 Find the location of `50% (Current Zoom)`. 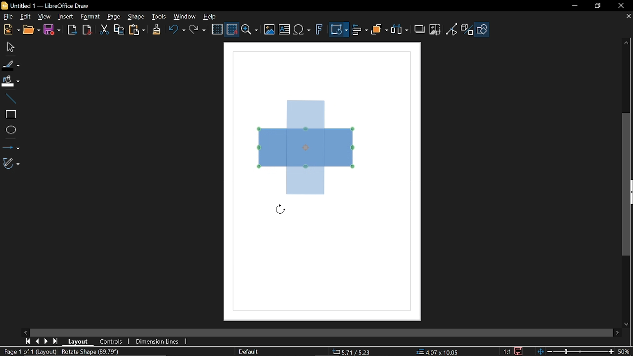

50% (Current Zoom) is located at coordinates (626, 351).